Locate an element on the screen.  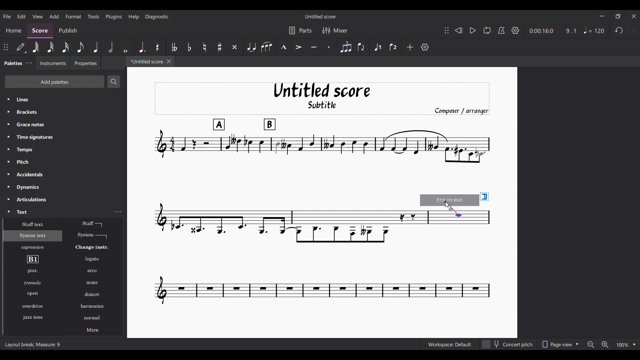
Marcato is located at coordinates (284, 47).